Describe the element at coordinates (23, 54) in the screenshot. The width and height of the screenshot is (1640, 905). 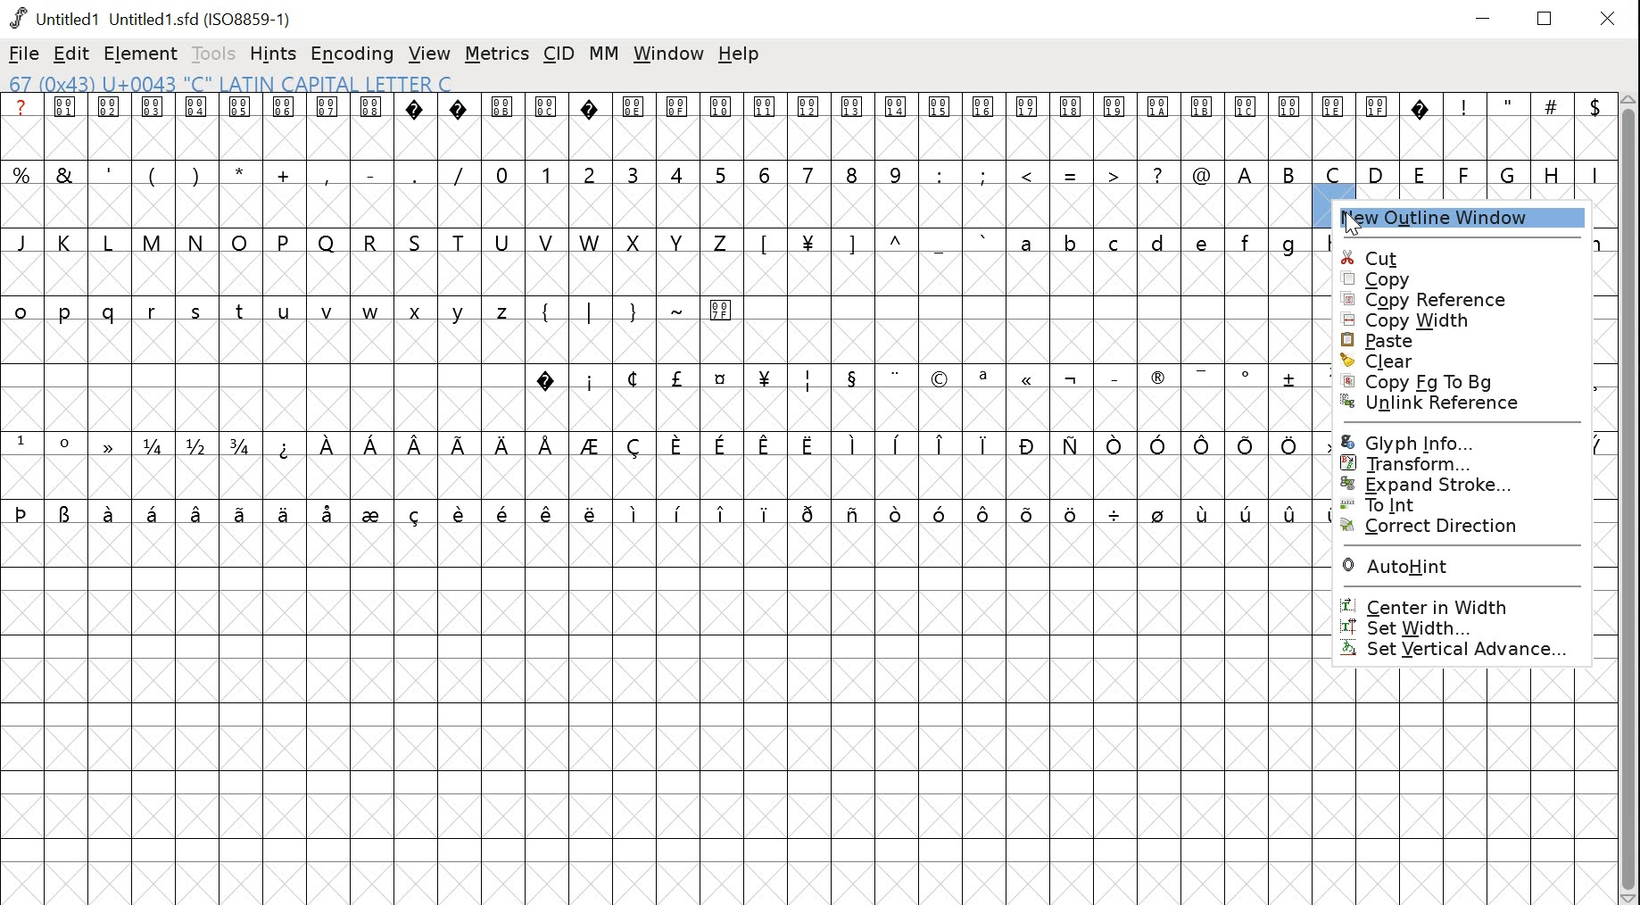
I see `file` at that location.